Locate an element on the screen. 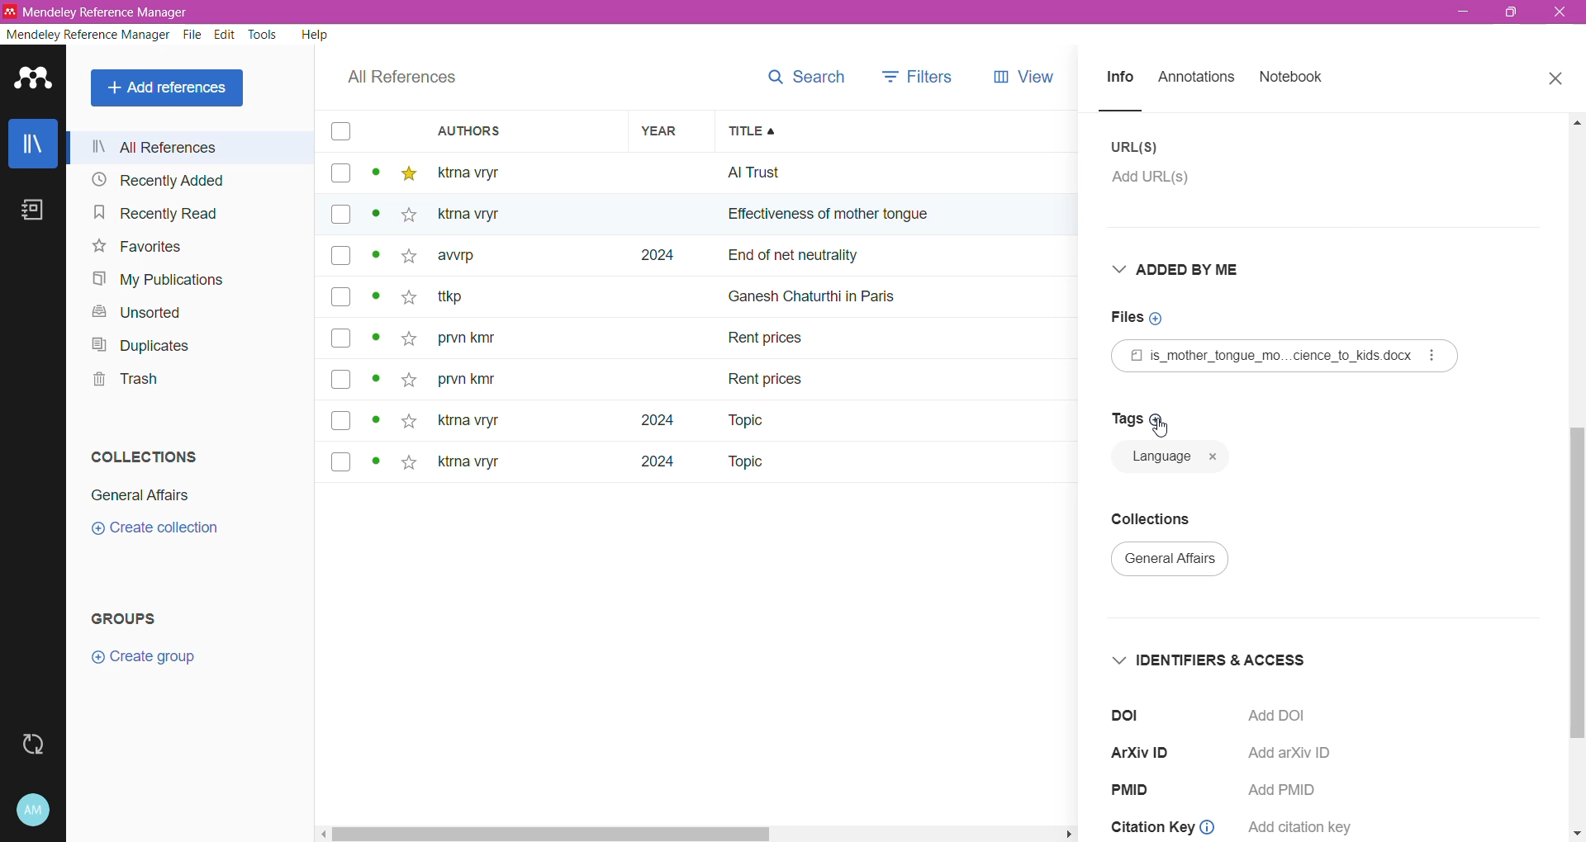  Duplicates is located at coordinates (141, 345).